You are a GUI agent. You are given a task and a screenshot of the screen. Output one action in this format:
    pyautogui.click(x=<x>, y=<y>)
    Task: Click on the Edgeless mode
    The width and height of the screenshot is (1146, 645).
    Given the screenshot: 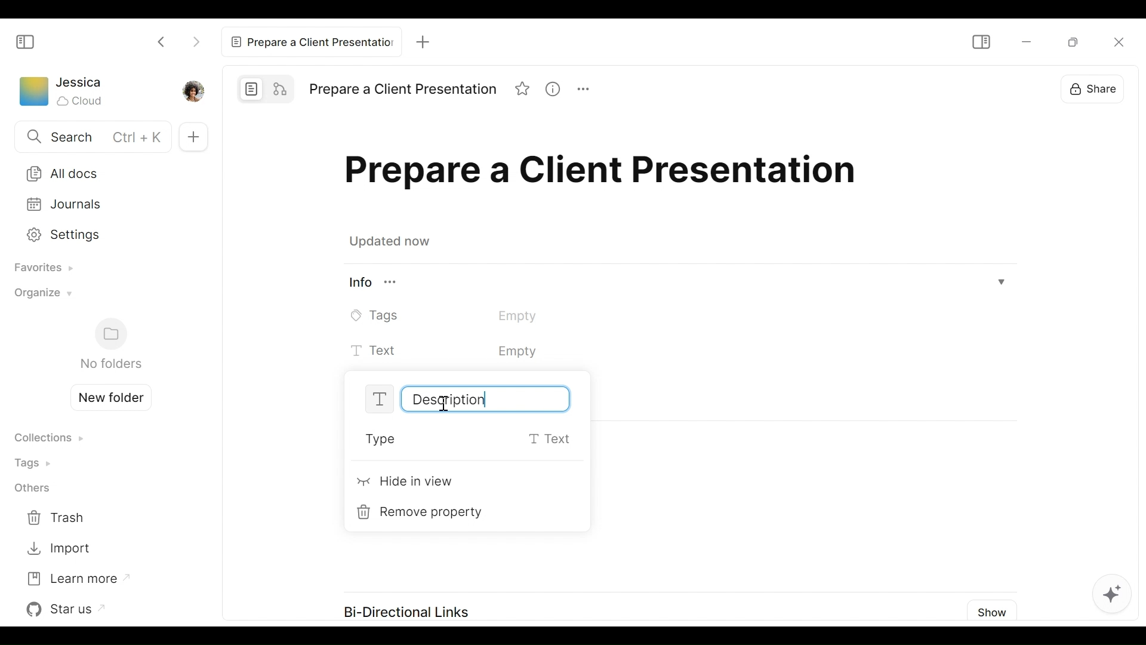 What is the action you would take?
    pyautogui.click(x=282, y=88)
    